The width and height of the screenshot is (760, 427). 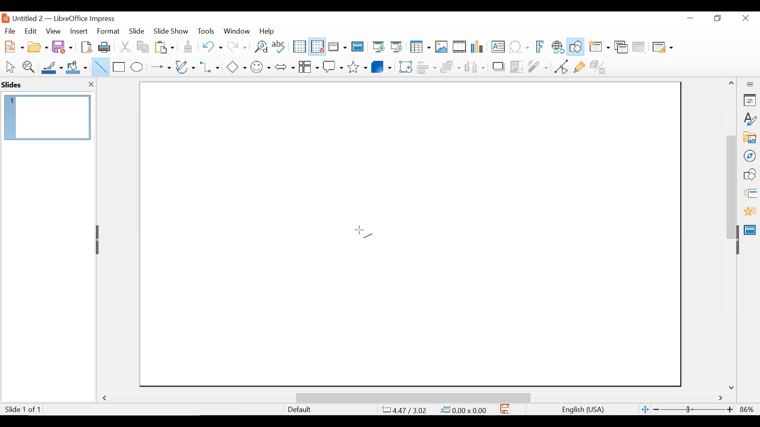 What do you see at coordinates (662, 48) in the screenshot?
I see `Slide Layout` at bounding box center [662, 48].